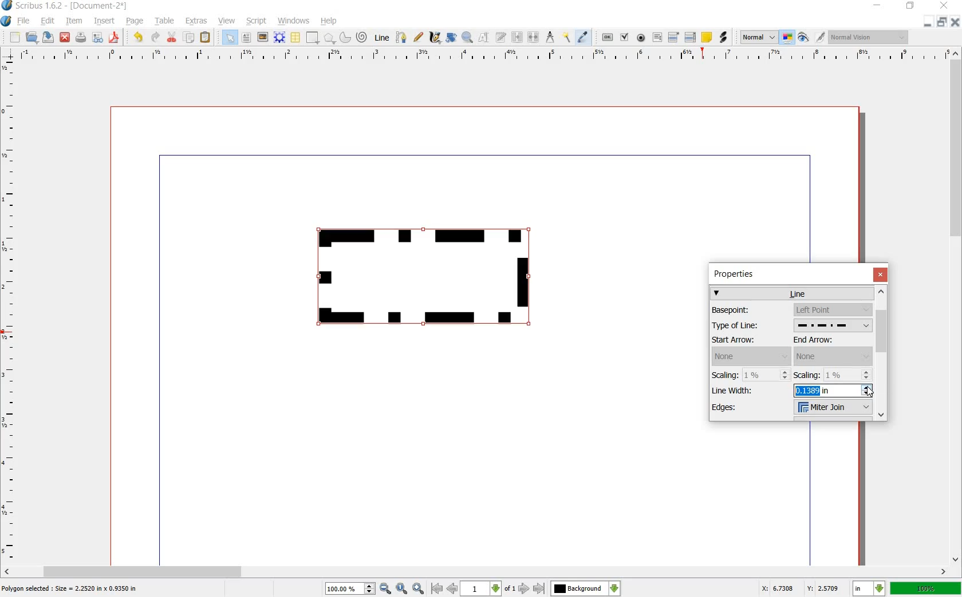 This screenshot has width=962, height=597. I want to click on LINK TEXT FRAMES, so click(517, 38).